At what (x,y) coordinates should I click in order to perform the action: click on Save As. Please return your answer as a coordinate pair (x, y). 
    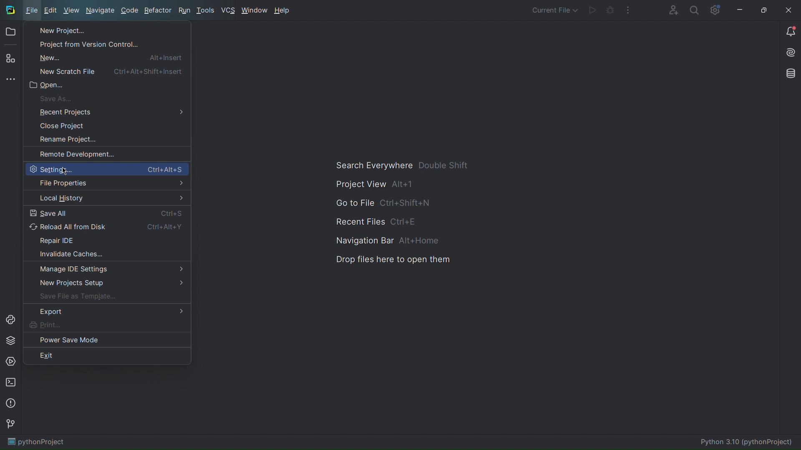
    Looking at the image, I should click on (56, 99).